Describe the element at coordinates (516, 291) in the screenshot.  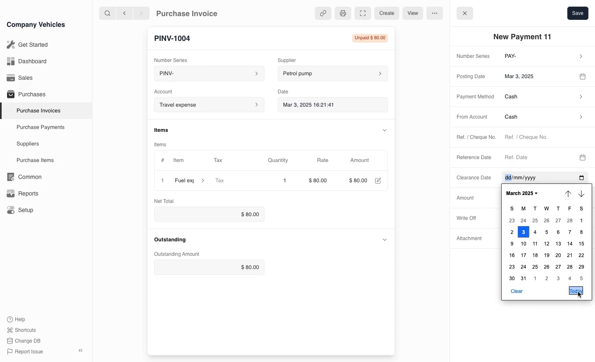
I see `clear ` at that location.